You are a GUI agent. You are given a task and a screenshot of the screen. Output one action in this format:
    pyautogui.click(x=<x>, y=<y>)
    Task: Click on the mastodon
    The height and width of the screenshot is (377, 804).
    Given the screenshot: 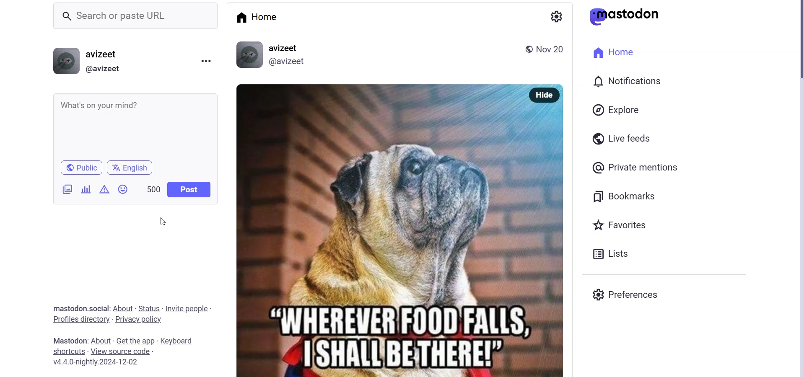 What is the action you would take?
    pyautogui.click(x=69, y=340)
    